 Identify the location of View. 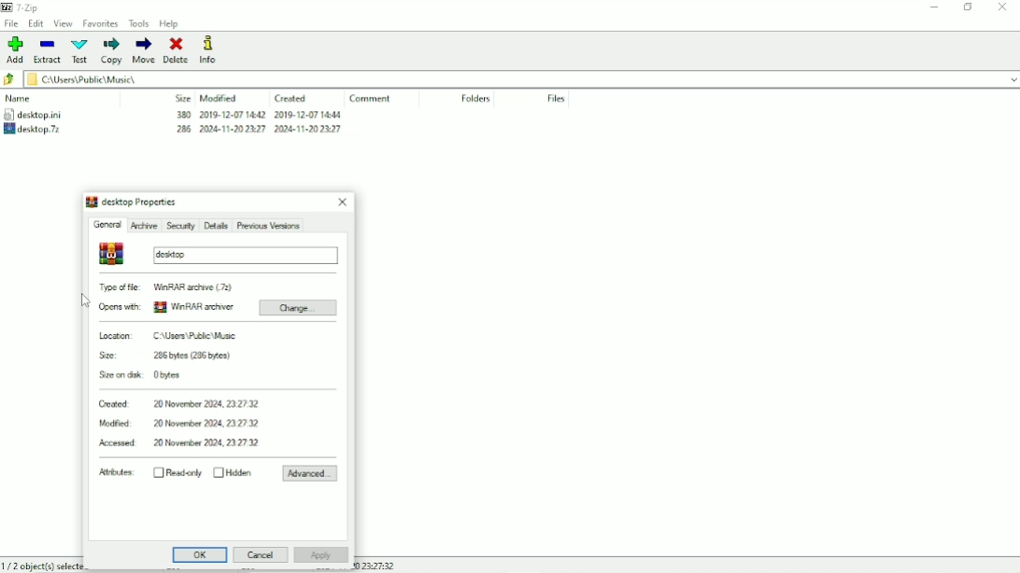
(64, 23).